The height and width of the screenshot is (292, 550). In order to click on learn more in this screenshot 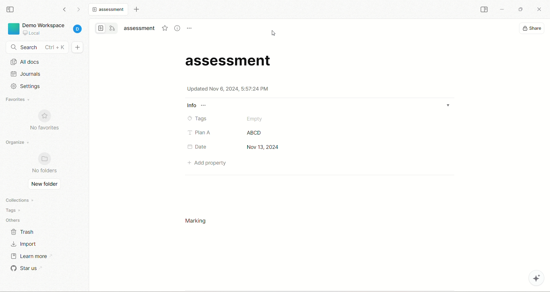, I will do `click(30, 256)`.